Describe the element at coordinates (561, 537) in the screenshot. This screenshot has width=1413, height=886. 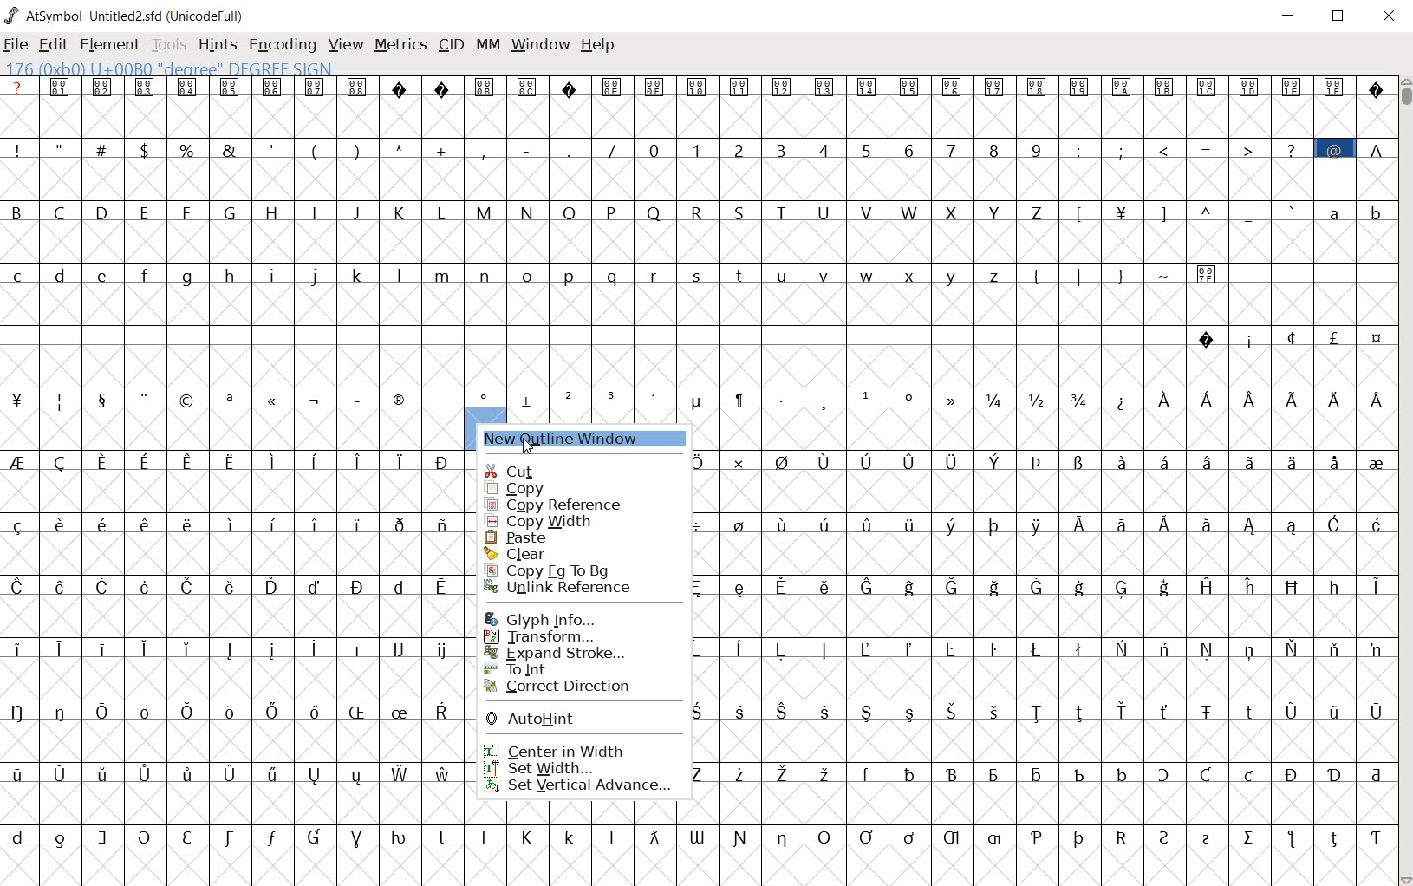
I see `paste` at that location.